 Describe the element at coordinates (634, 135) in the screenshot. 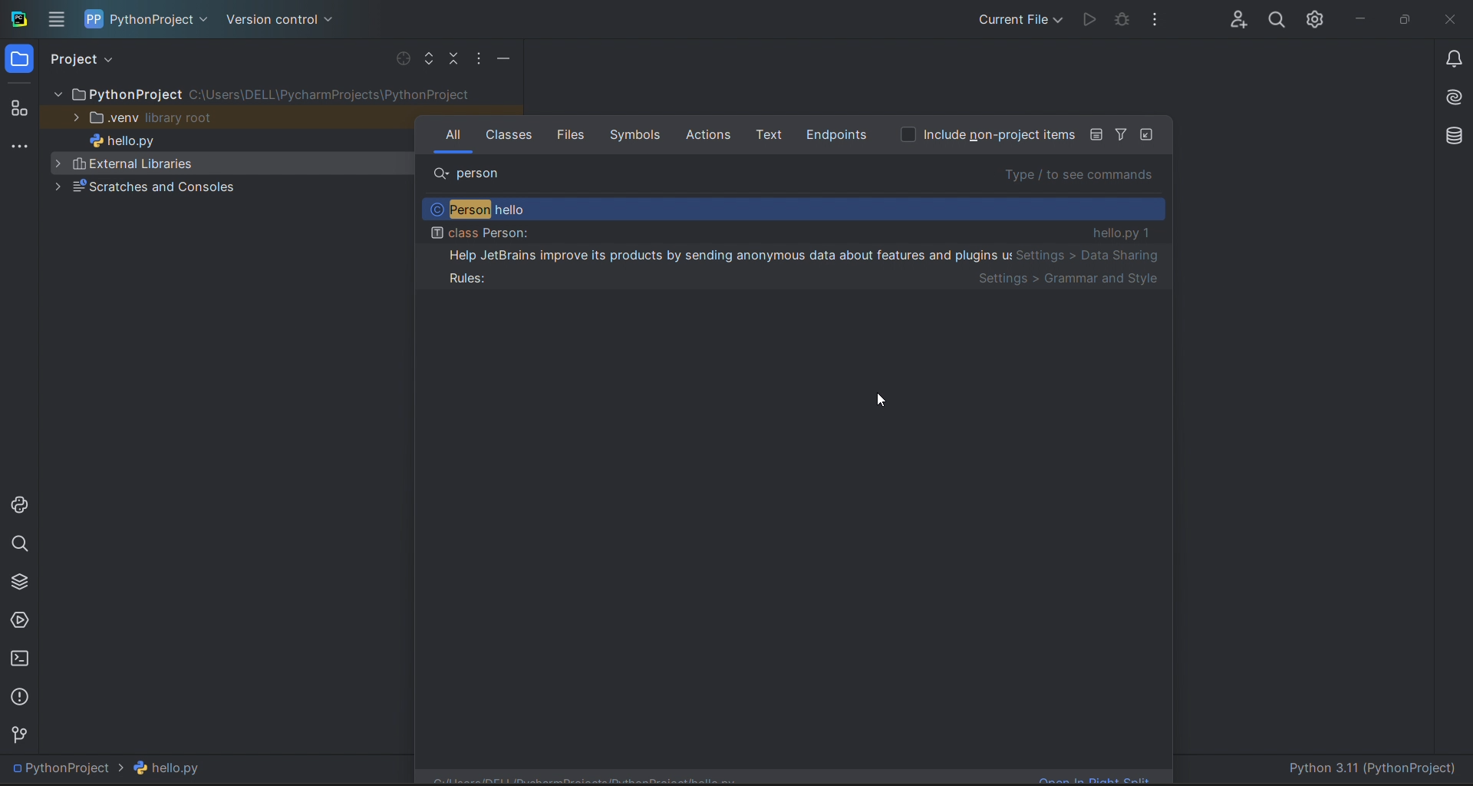

I see `symbols` at that location.